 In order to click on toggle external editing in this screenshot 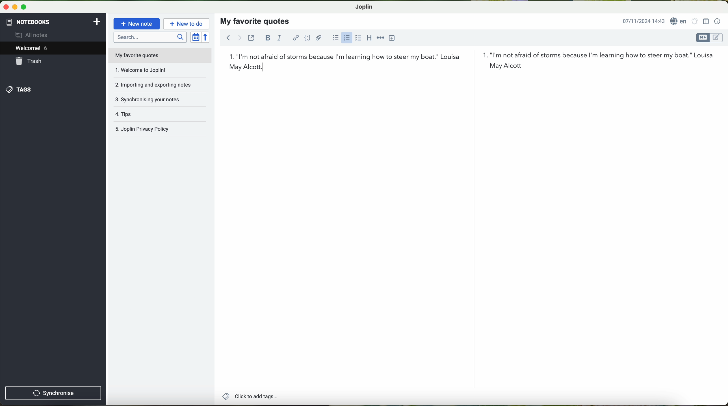, I will do `click(252, 38)`.